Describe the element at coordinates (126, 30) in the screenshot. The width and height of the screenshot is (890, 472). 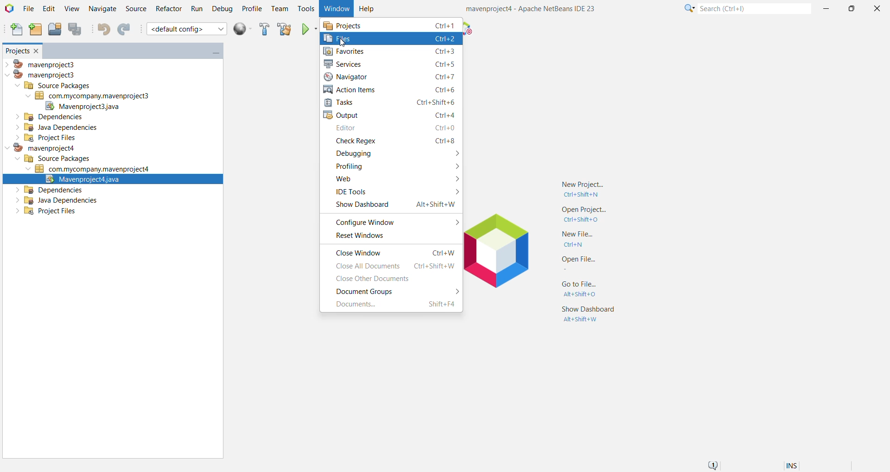
I see `Redo` at that location.